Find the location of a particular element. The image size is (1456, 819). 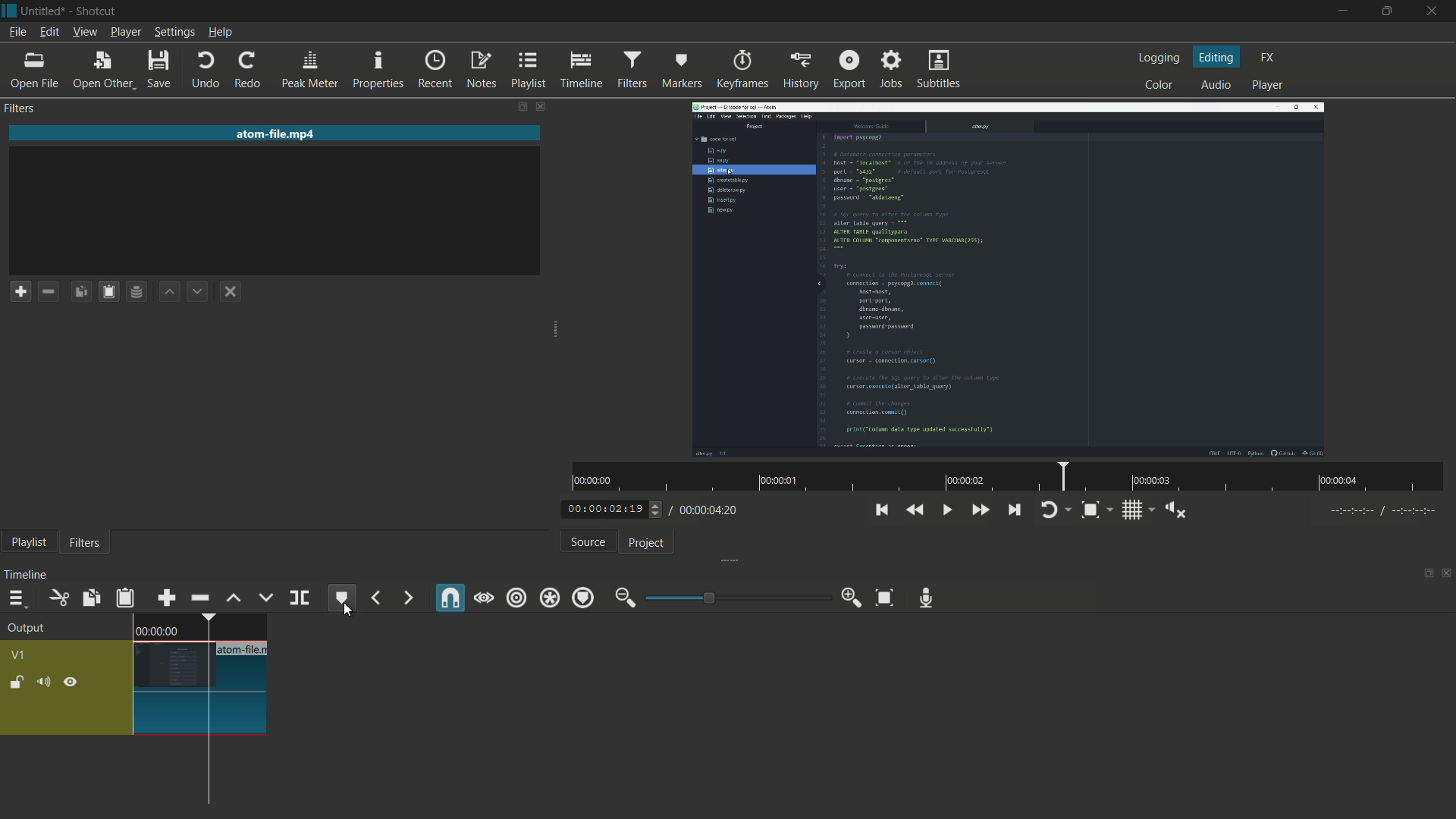

imported video is located at coordinates (1009, 280).